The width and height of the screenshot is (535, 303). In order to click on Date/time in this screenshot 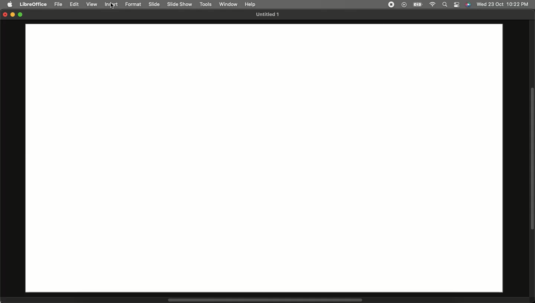, I will do `click(503, 4)`.